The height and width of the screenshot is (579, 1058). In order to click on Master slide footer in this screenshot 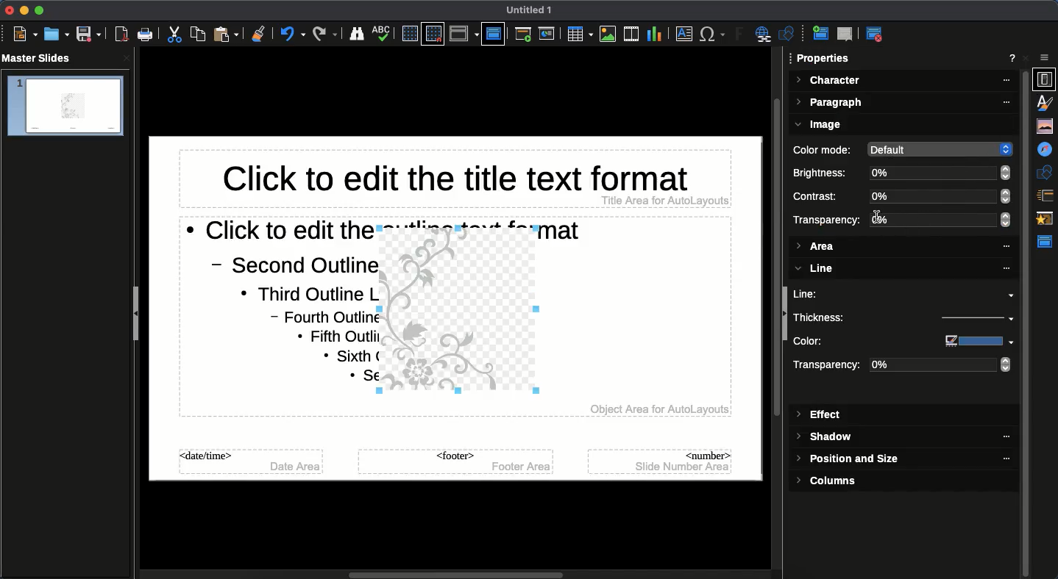, I will do `click(454, 462)`.